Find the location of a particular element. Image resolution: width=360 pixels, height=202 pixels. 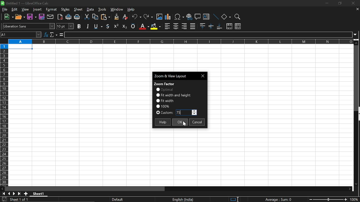

horizontal scrollbar is located at coordinates (86, 189).